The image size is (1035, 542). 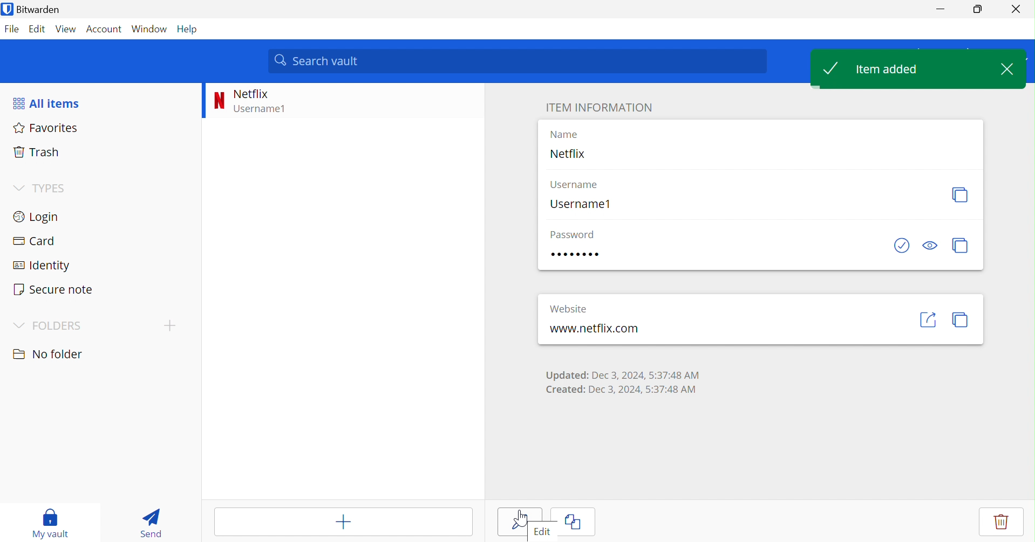 What do you see at coordinates (516, 61) in the screenshot?
I see `Search vault` at bounding box center [516, 61].